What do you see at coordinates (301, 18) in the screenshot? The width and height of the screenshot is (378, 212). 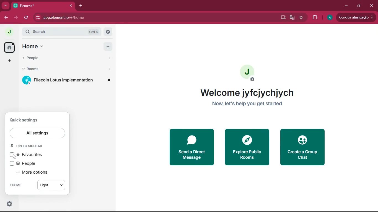 I see `navigation` at bounding box center [301, 18].